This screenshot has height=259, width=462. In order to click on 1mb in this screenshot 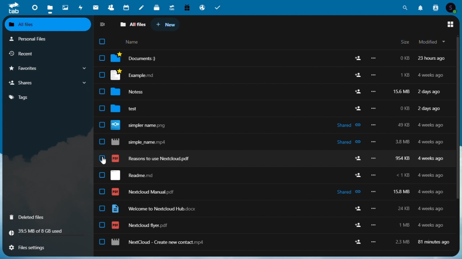, I will do `click(405, 225)`.